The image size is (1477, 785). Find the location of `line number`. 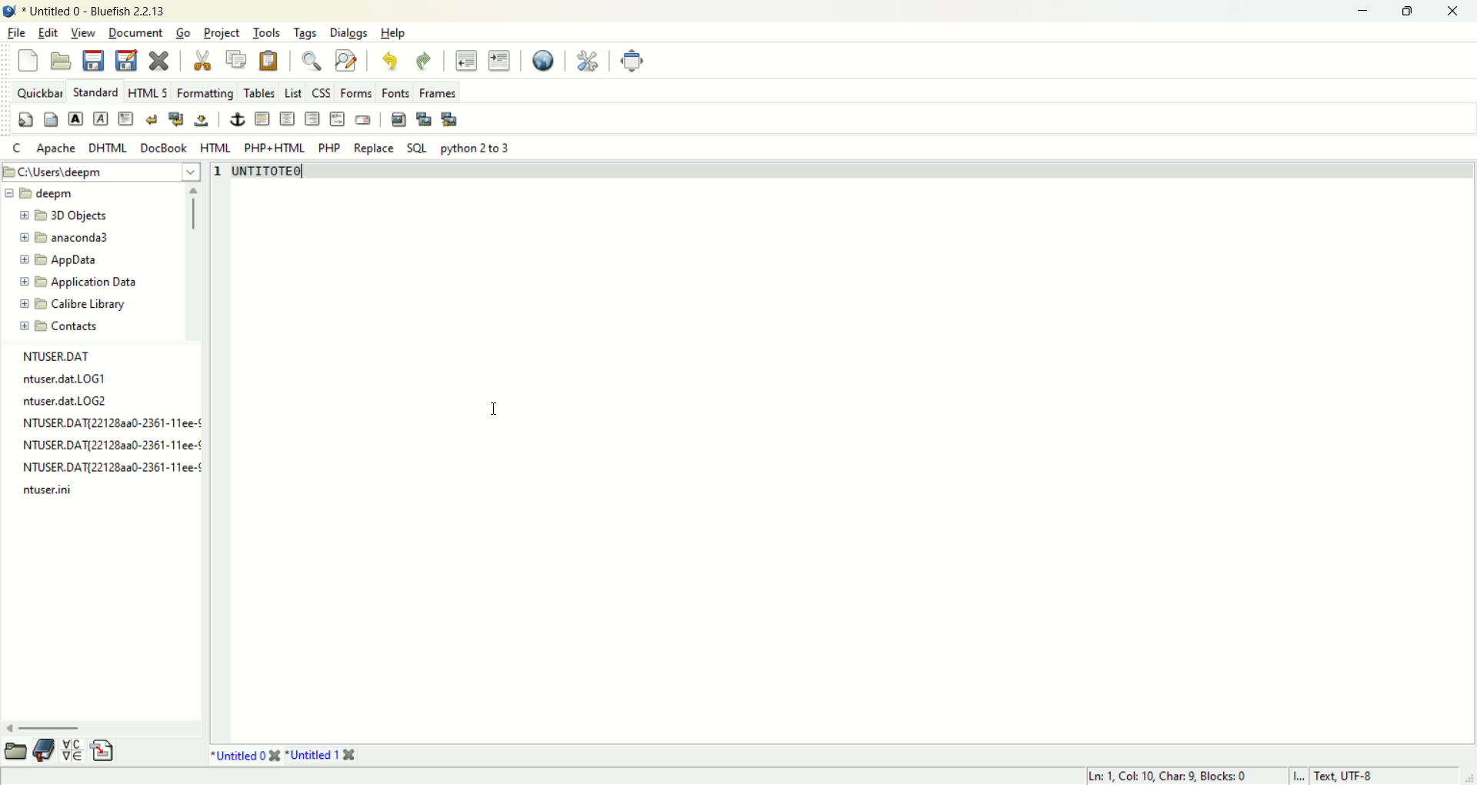

line number is located at coordinates (220, 173).